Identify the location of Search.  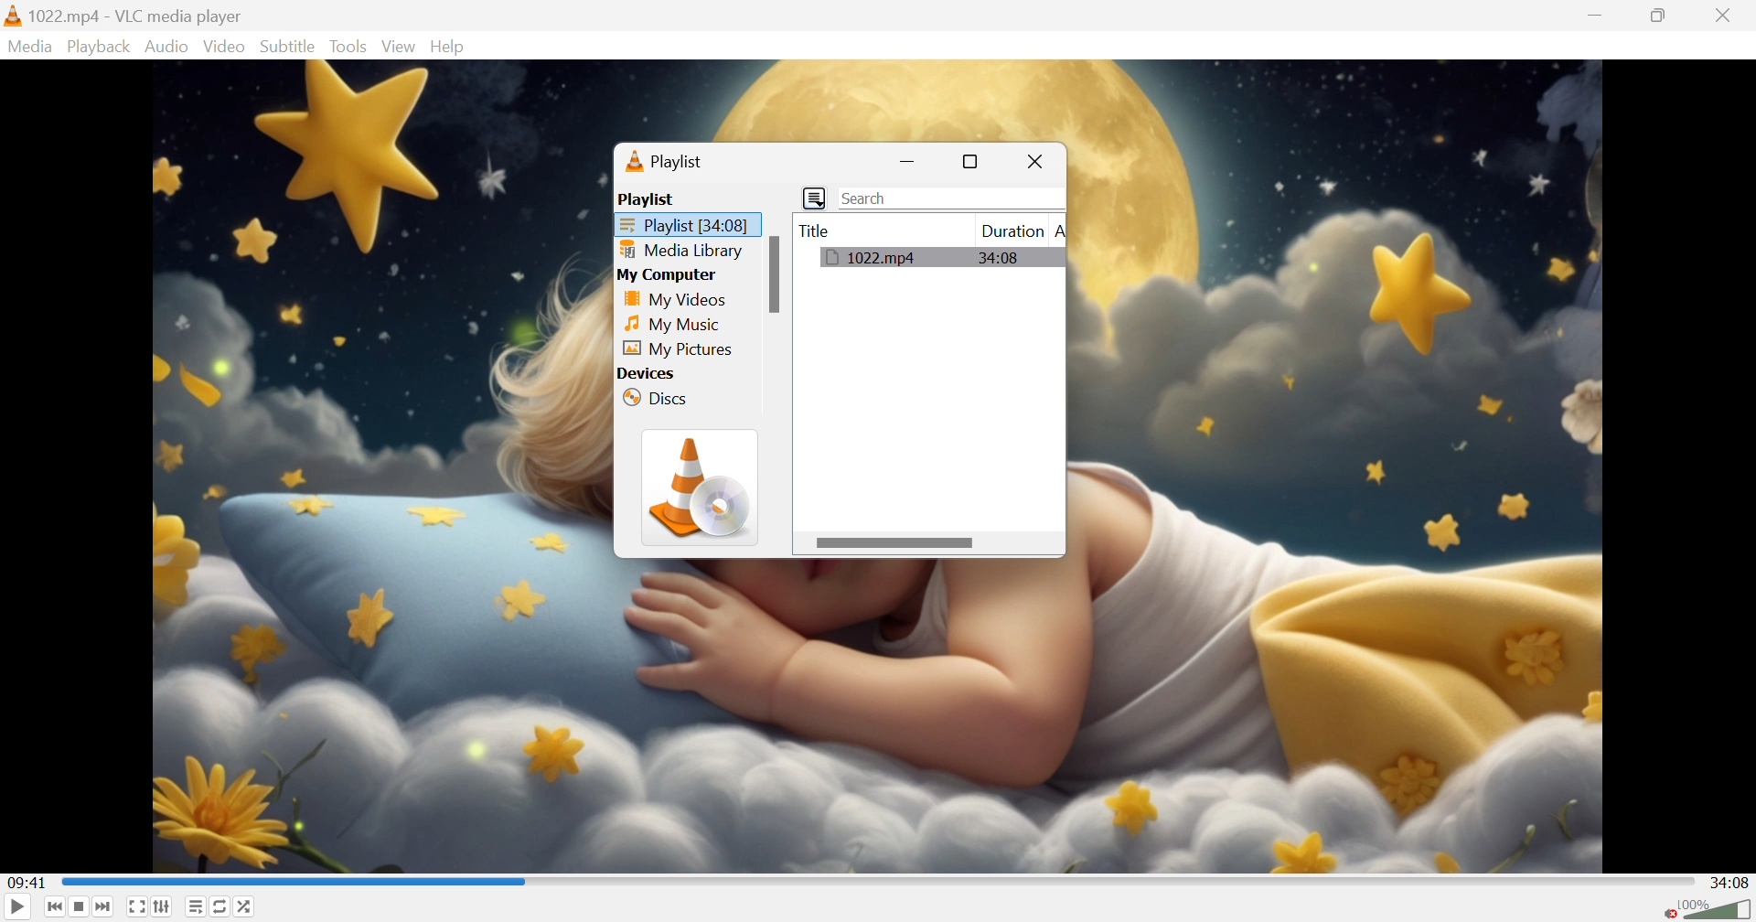
(850, 197).